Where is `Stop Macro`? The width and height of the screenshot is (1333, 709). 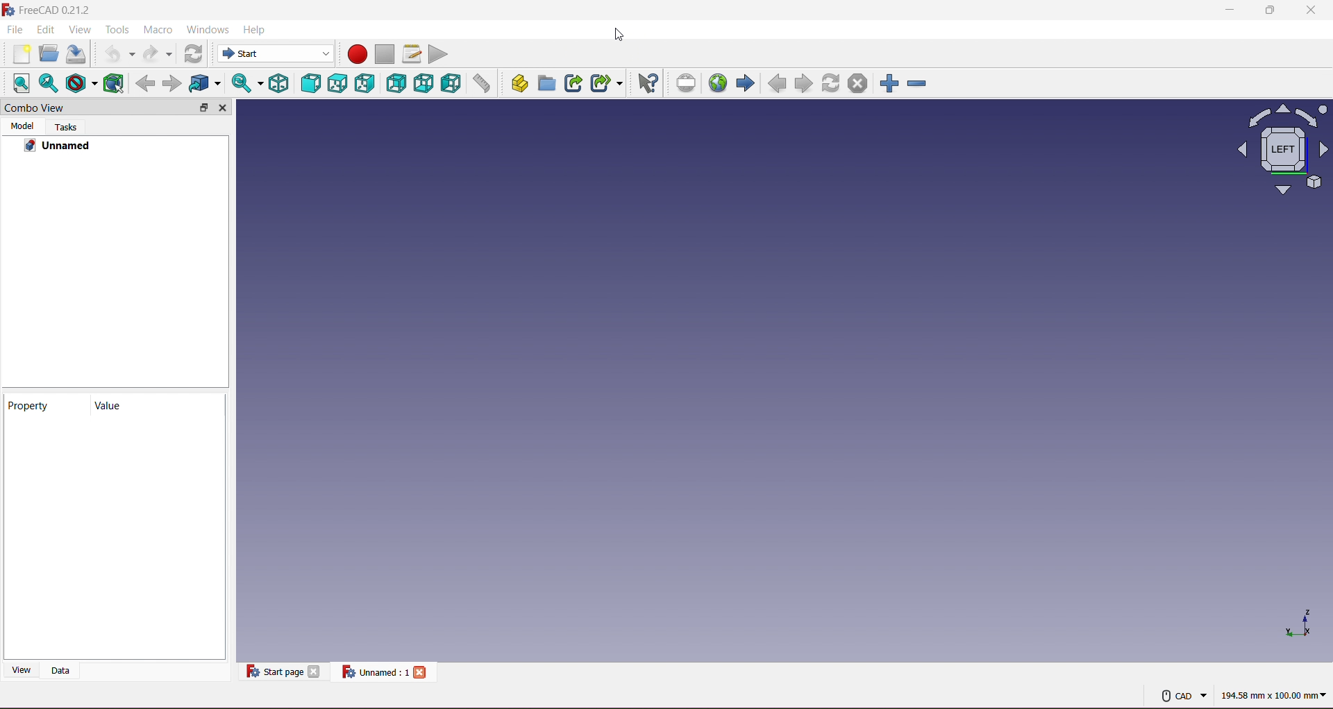
Stop Macro is located at coordinates (385, 54).